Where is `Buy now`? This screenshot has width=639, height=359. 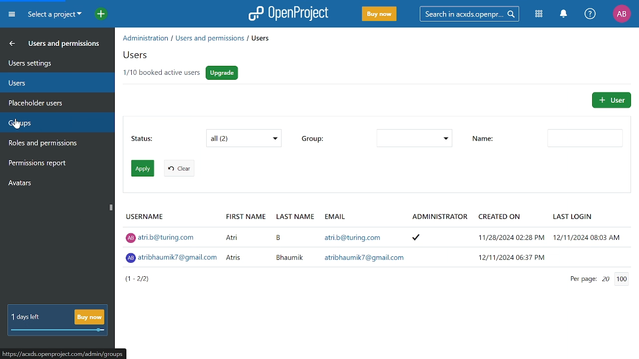
Buy now is located at coordinates (378, 14).